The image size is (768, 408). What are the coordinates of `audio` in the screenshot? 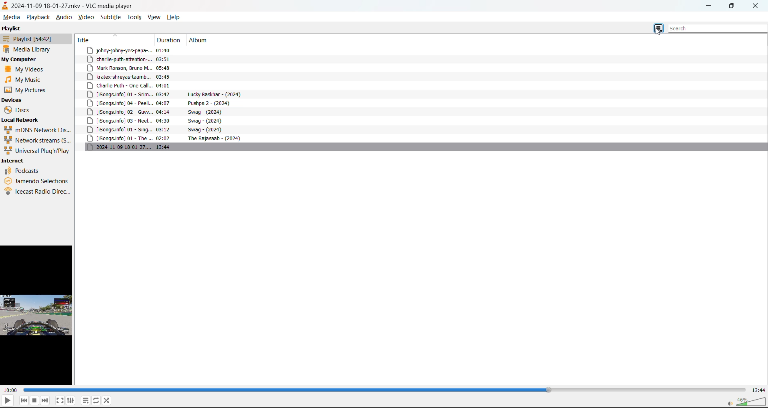 It's located at (64, 17).